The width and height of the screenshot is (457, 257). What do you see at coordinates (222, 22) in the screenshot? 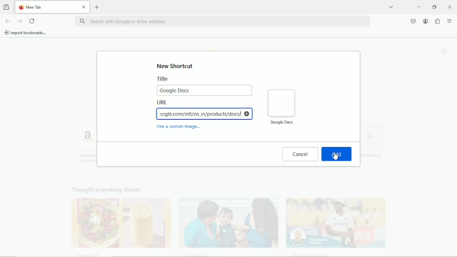
I see `search with Google or enter address` at bounding box center [222, 22].